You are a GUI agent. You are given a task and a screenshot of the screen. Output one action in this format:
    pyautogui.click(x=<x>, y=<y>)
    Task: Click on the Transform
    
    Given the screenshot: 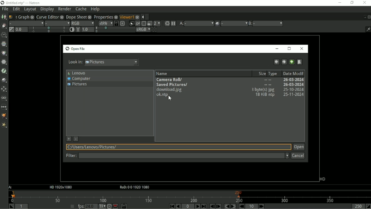 What is the action you would take?
    pyautogui.click(x=5, y=89)
    